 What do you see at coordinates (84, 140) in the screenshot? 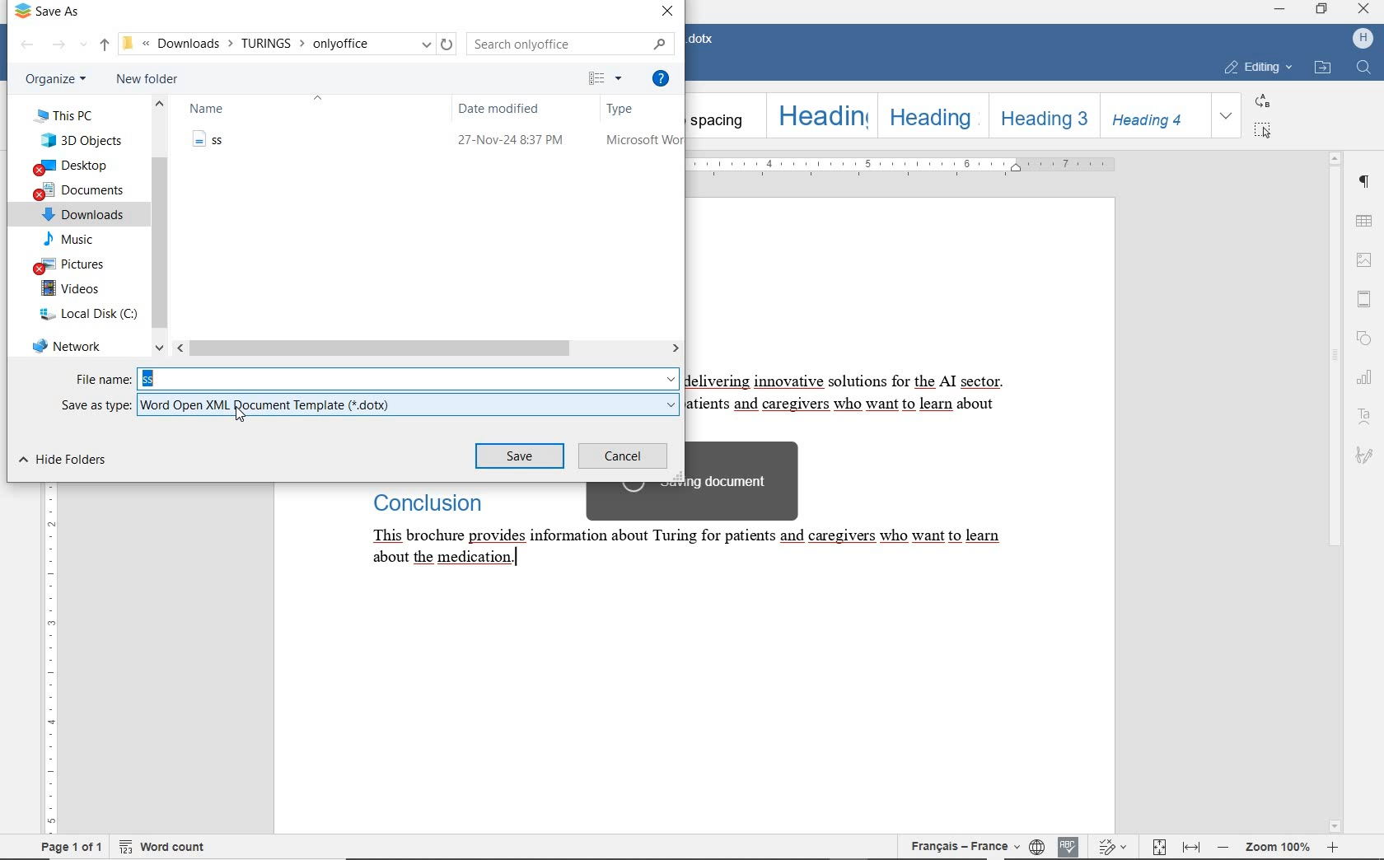
I see `3D OBJECTS` at bounding box center [84, 140].